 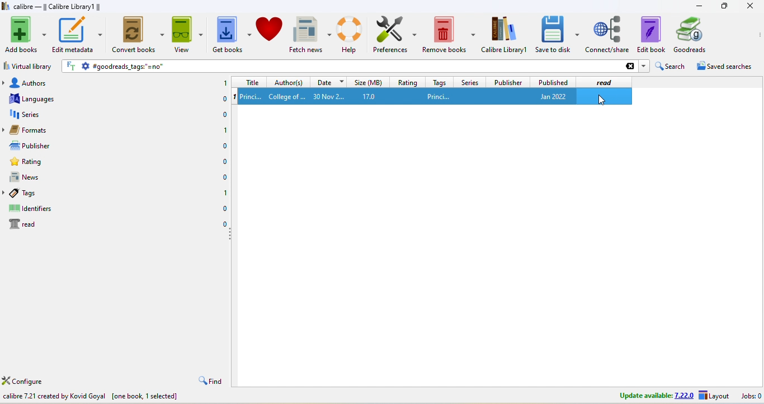 What do you see at coordinates (30, 380) in the screenshot?
I see `configure` at bounding box center [30, 380].